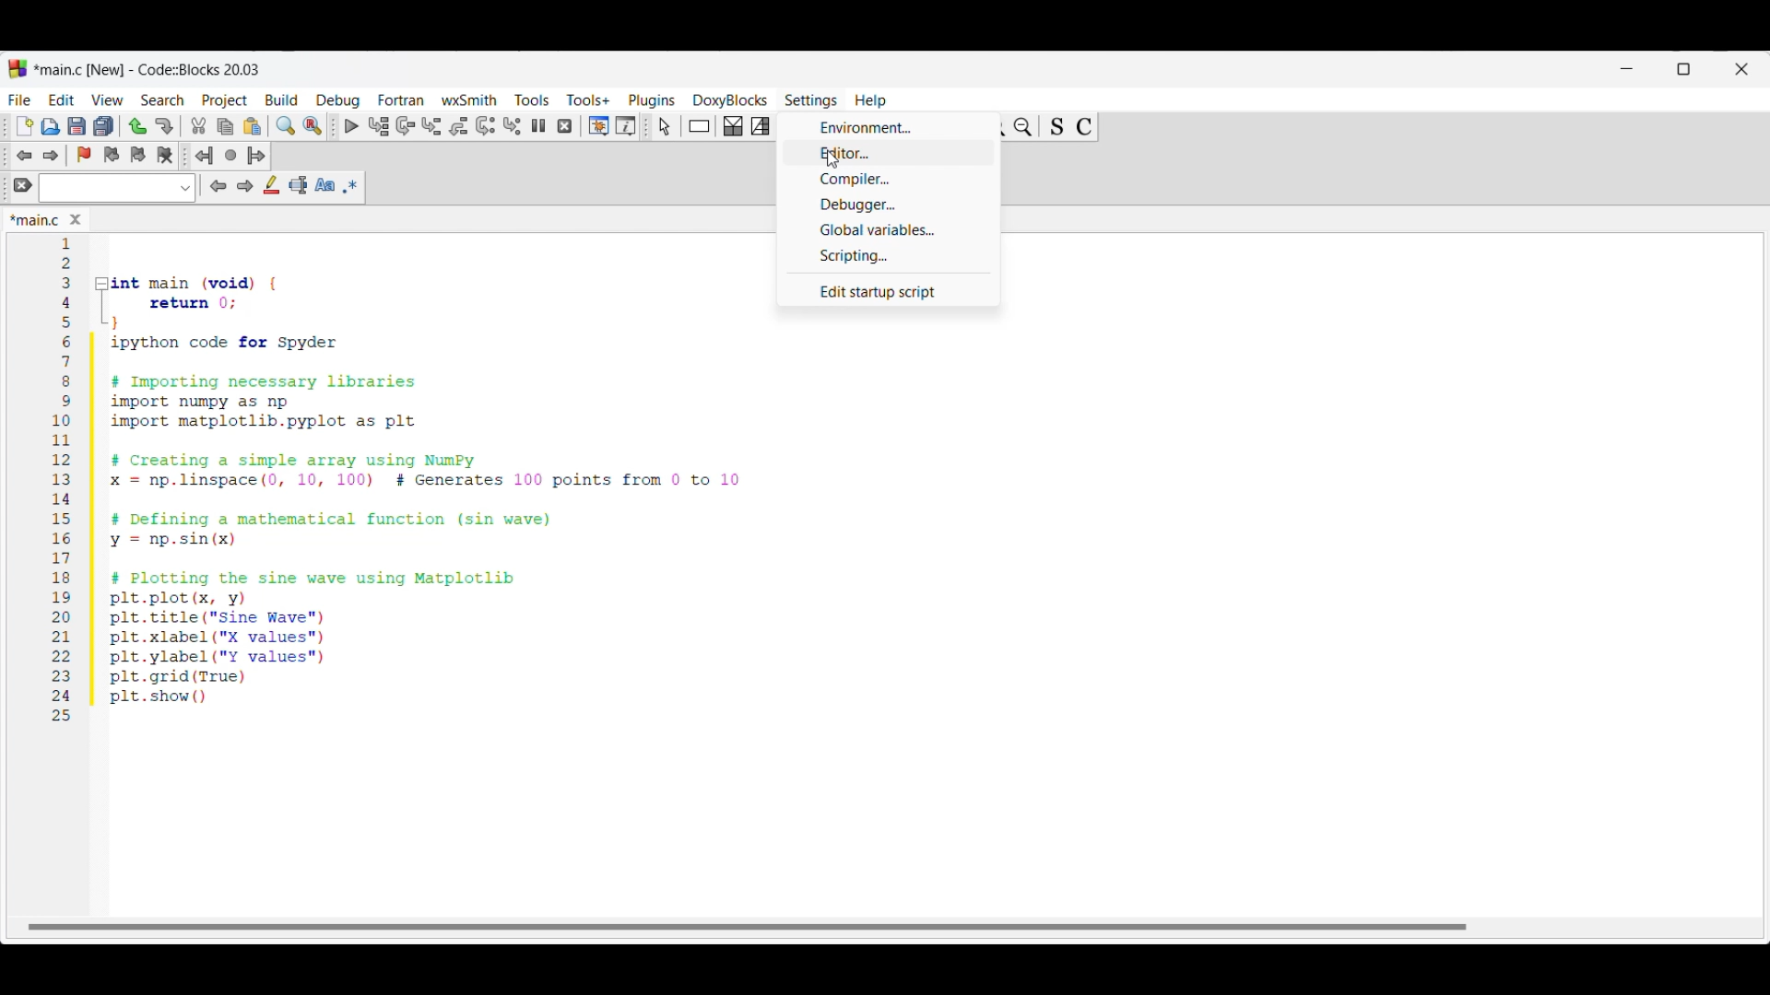  What do you see at coordinates (25, 126) in the screenshot?
I see `New file` at bounding box center [25, 126].